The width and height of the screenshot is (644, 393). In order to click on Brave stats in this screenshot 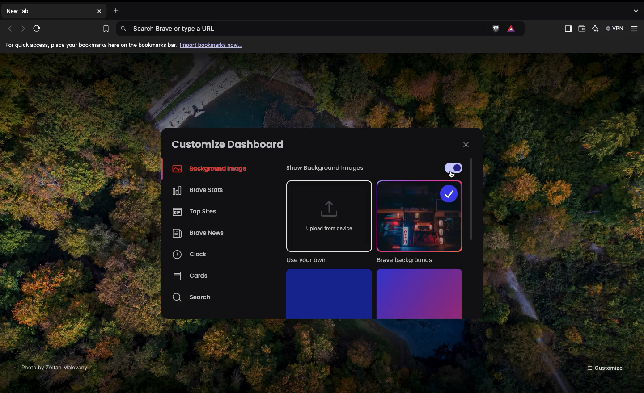, I will do `click(198, 191)`.